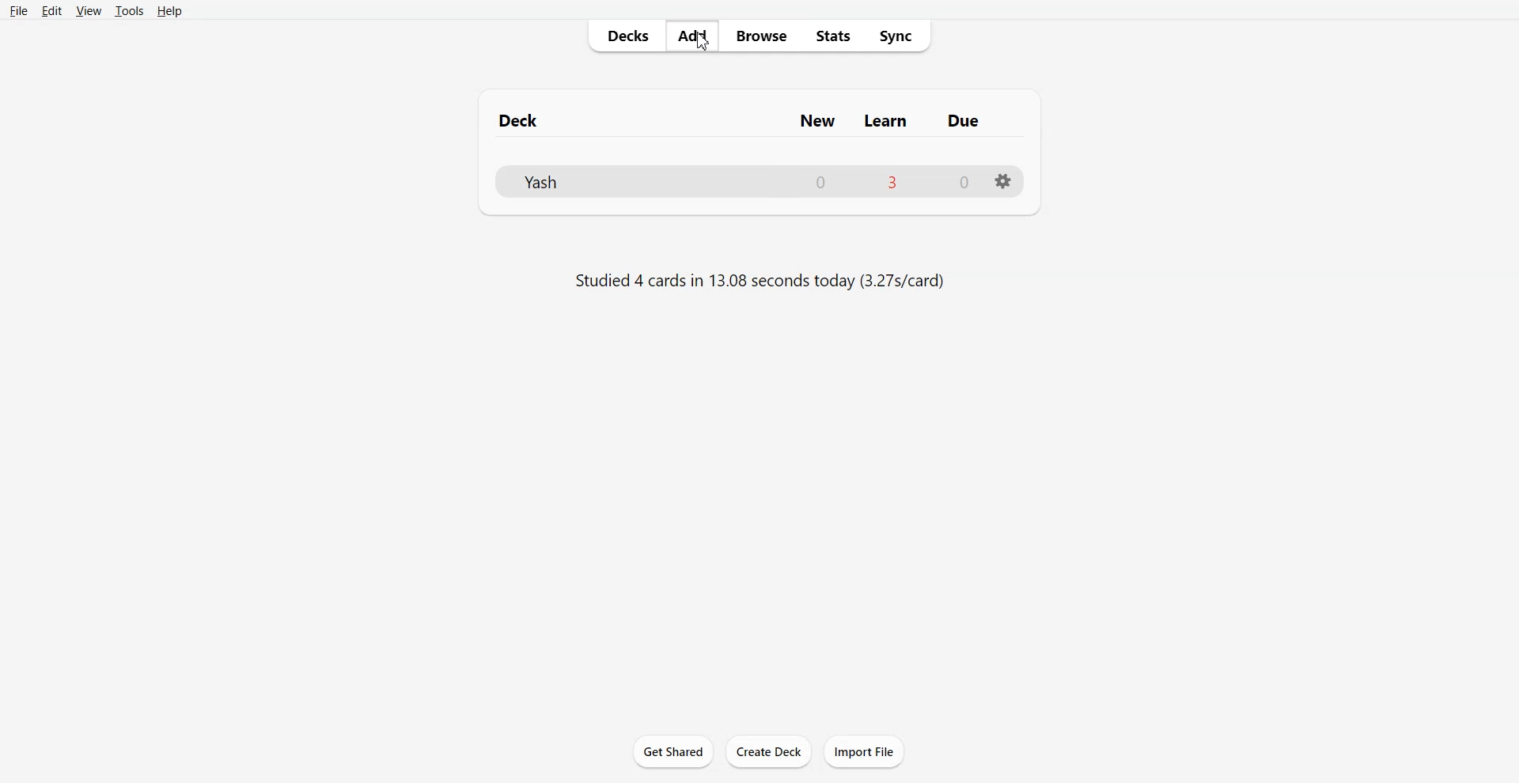 Image resolution: width=1519 pixels, height=783 pixels. I want to click on Get Shared, so click(673, 751).